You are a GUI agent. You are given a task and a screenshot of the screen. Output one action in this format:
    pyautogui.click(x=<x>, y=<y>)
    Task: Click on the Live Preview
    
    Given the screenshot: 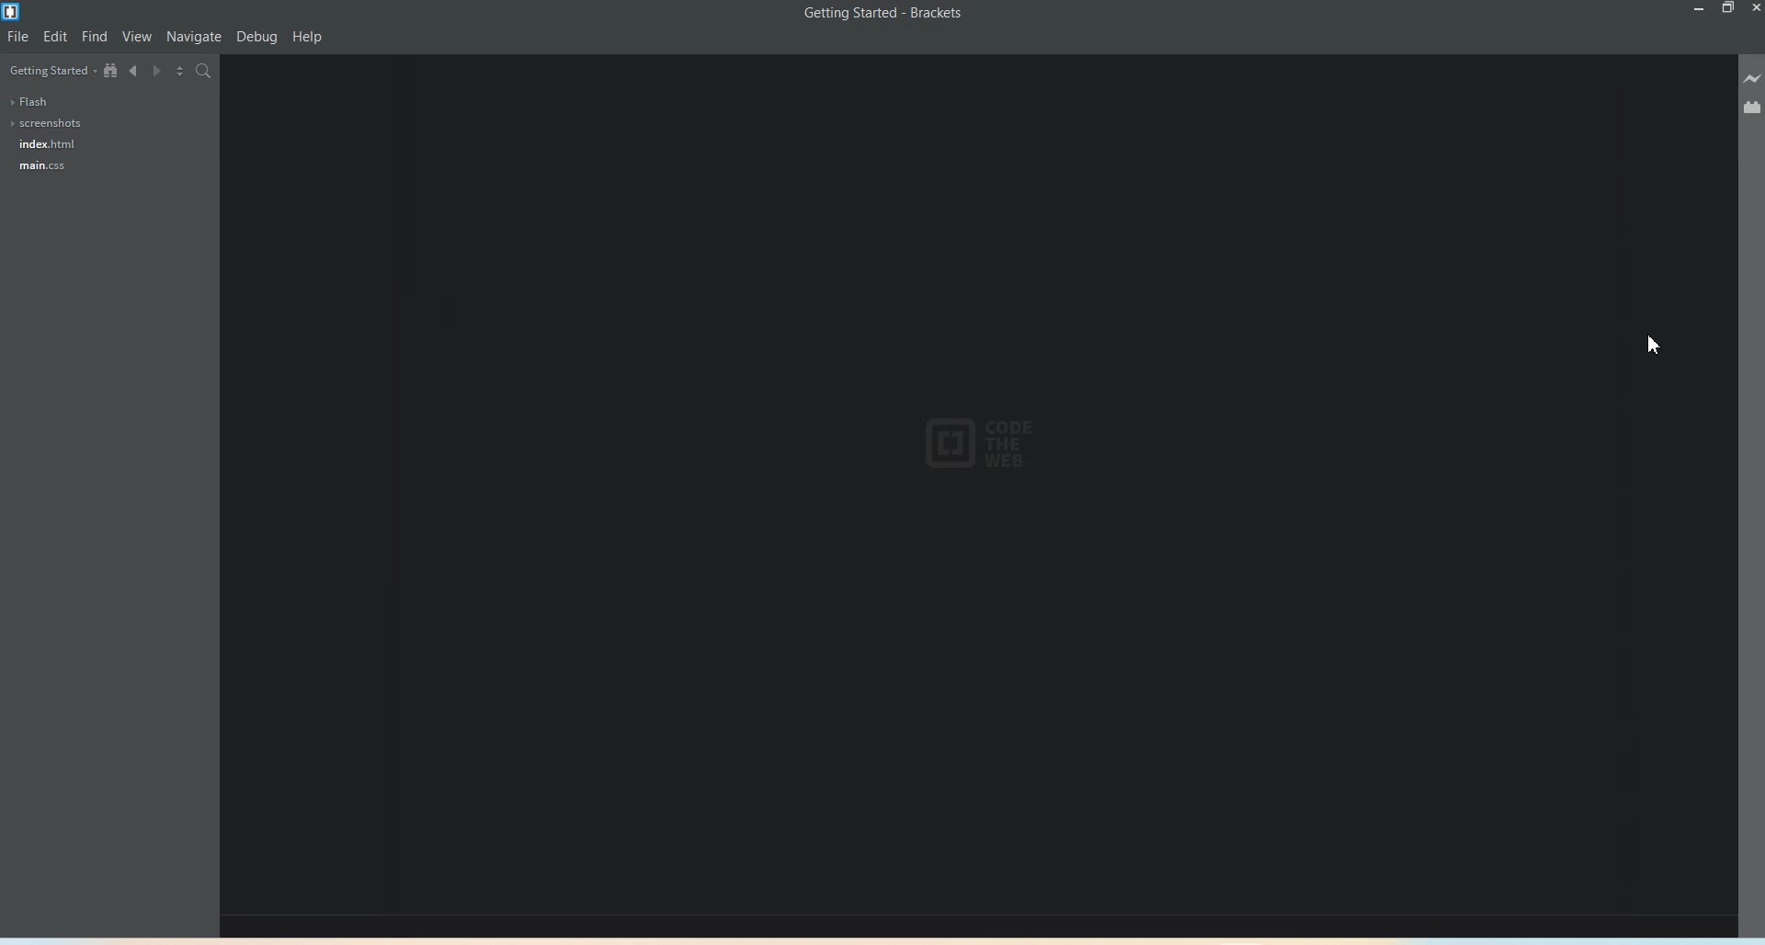 What is the action you would take?
    pyautogui.click(x=1752, y=78)
    